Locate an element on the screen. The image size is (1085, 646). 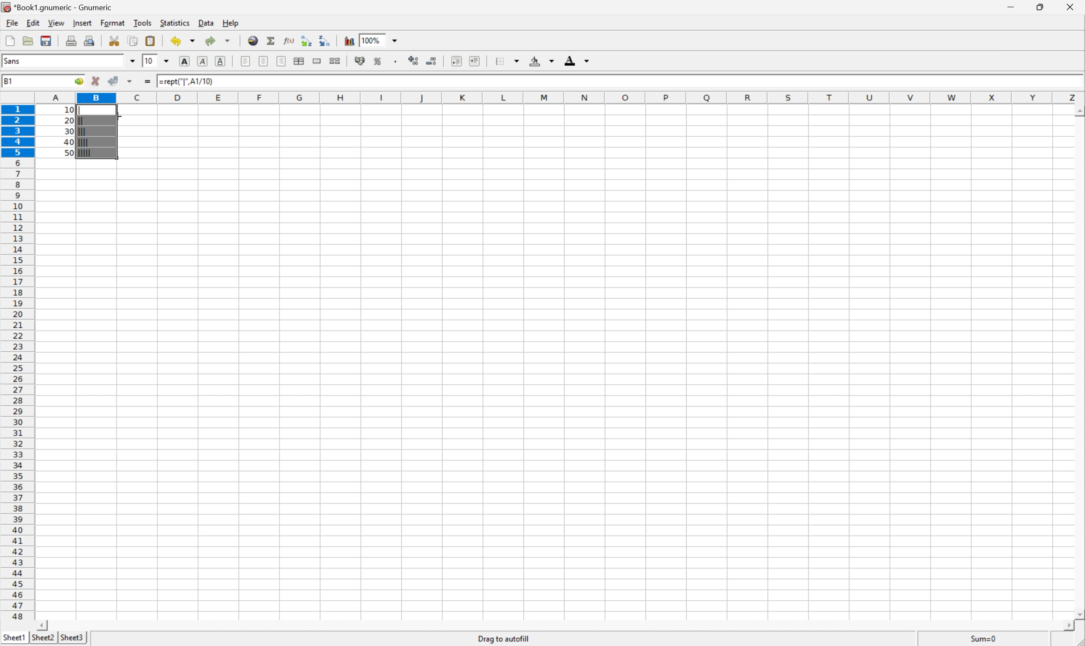
Sheet3 is located at coordinates (72, 638).